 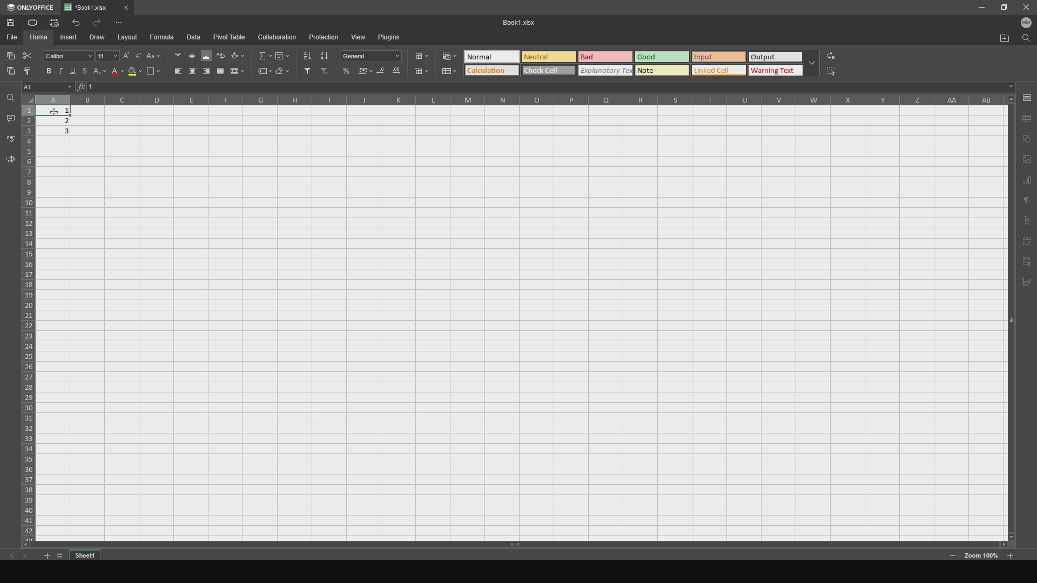 I want to click on book1, so click(x=516, y=22).